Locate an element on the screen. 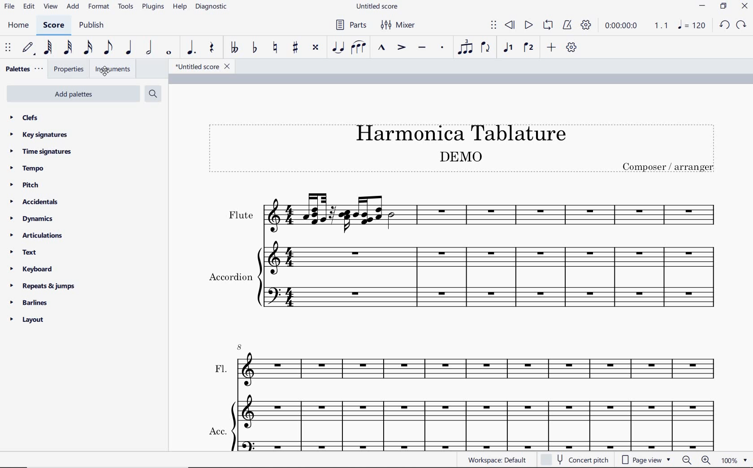 This screenshot has height=468, width=753. PARTS is located at coordinates (350, 26).